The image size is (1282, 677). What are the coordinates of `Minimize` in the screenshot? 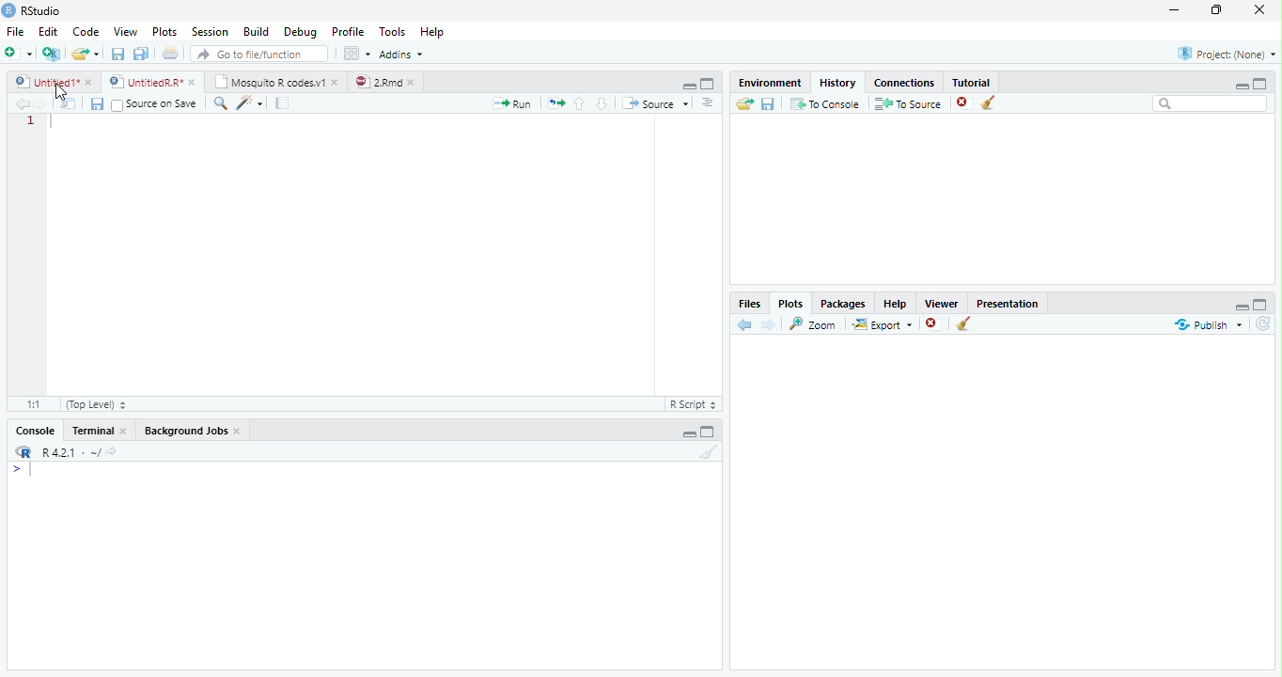 It's located at (1178, 11).